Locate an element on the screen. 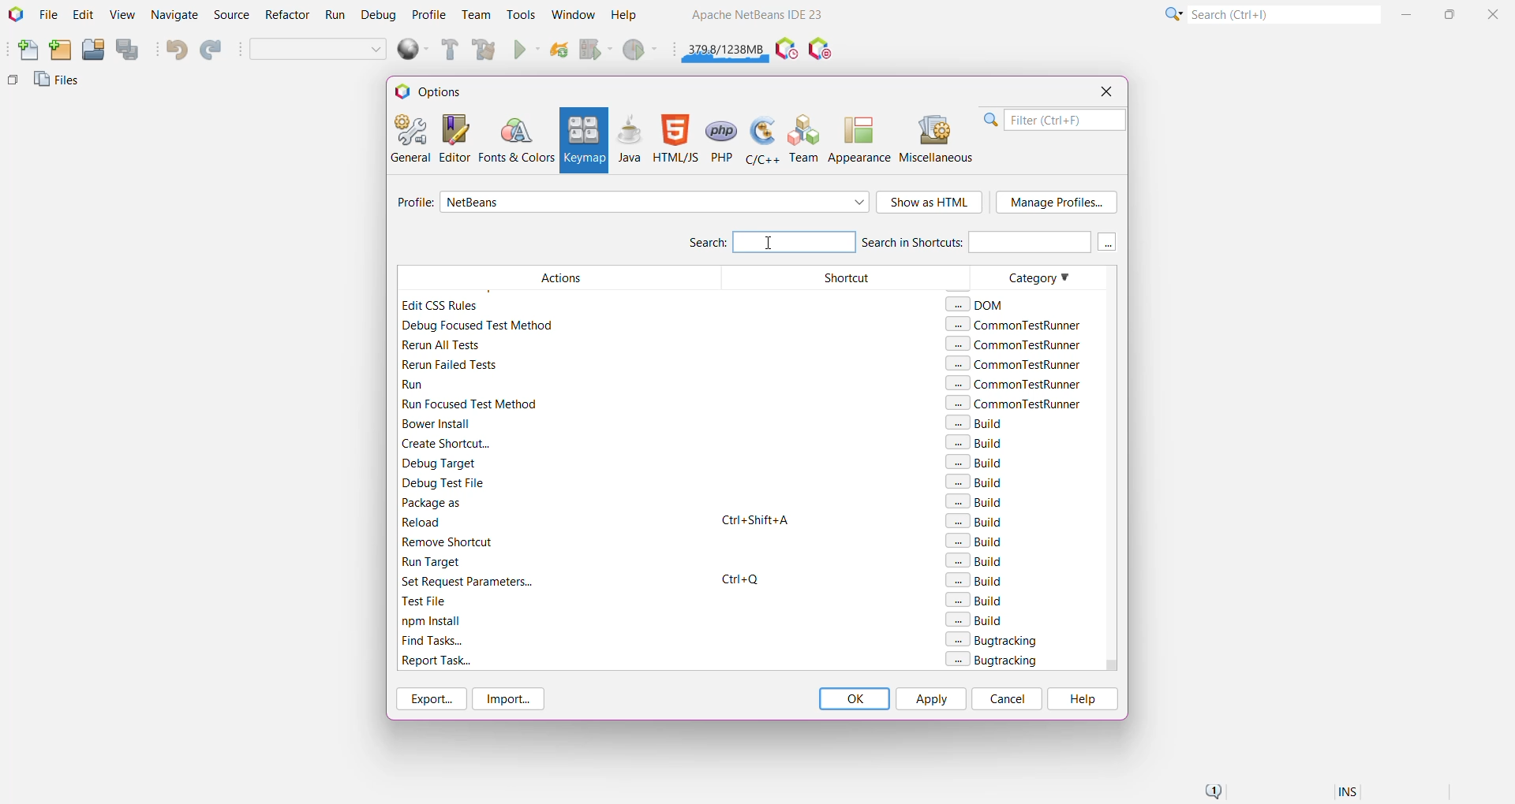 This screenshot has width=1515, height=804. Close is located at coordinates (1105, 91).